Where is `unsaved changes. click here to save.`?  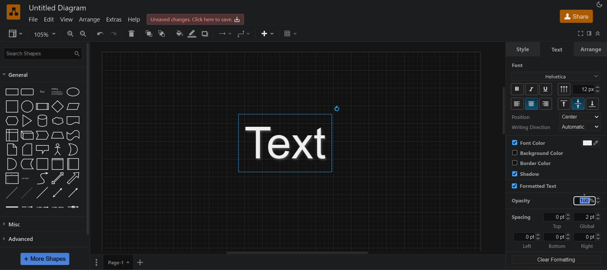 unsaved changes. click here to save. is located at coordinates (196, 19).